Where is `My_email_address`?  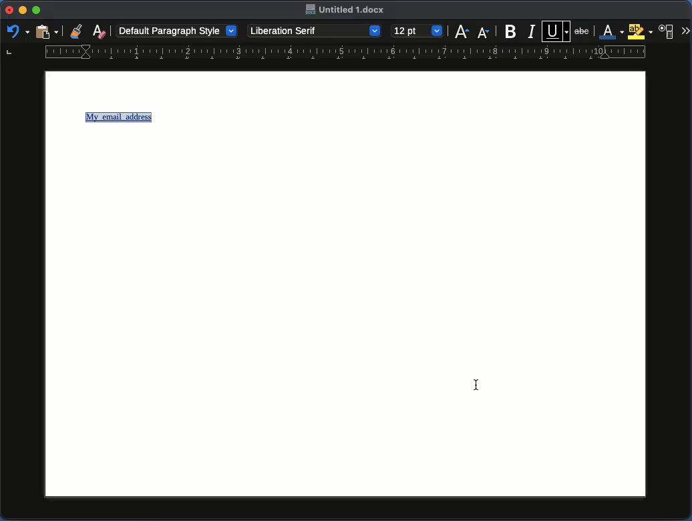
My_email_address is located at coordinates (120, 117).